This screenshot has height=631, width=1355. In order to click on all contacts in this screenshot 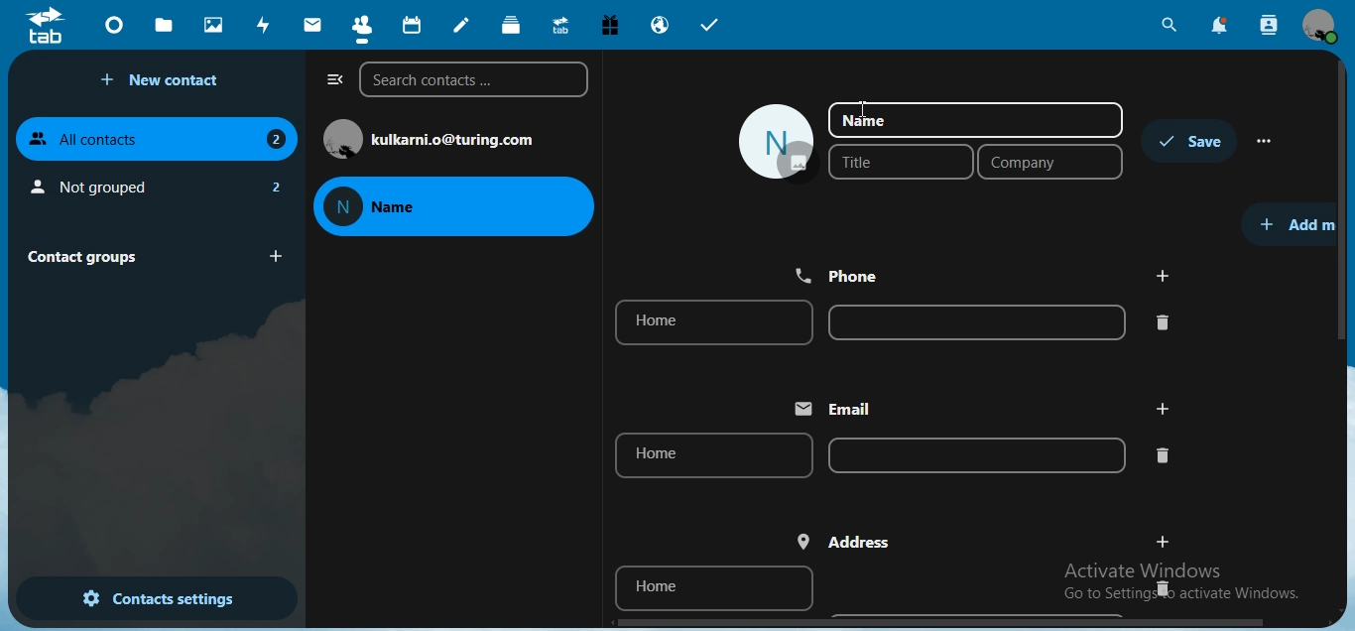, I will do `click(154, 140)`.